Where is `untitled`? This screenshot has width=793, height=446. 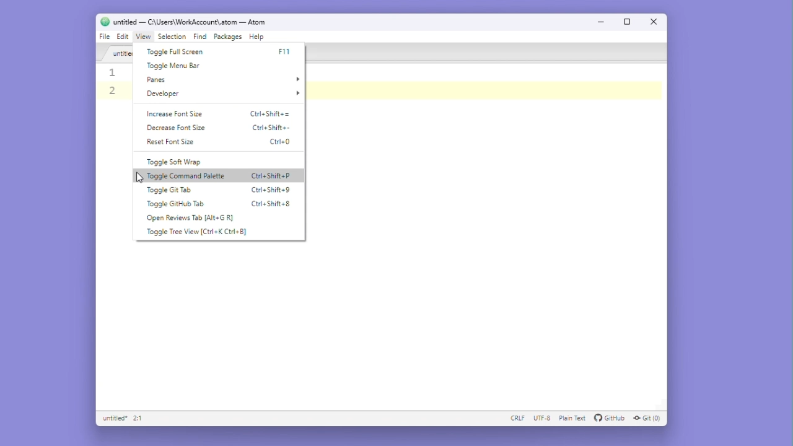
untitled is located at coordinates (115, 53).